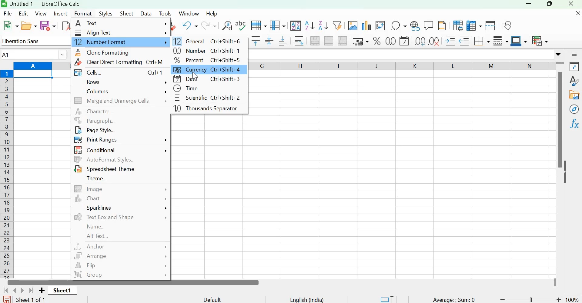 The height and width of the screenshot is (303, 582). Describe the element at coordinates (133, 282) in the screenshot. I see `Scrollbar` at that location.